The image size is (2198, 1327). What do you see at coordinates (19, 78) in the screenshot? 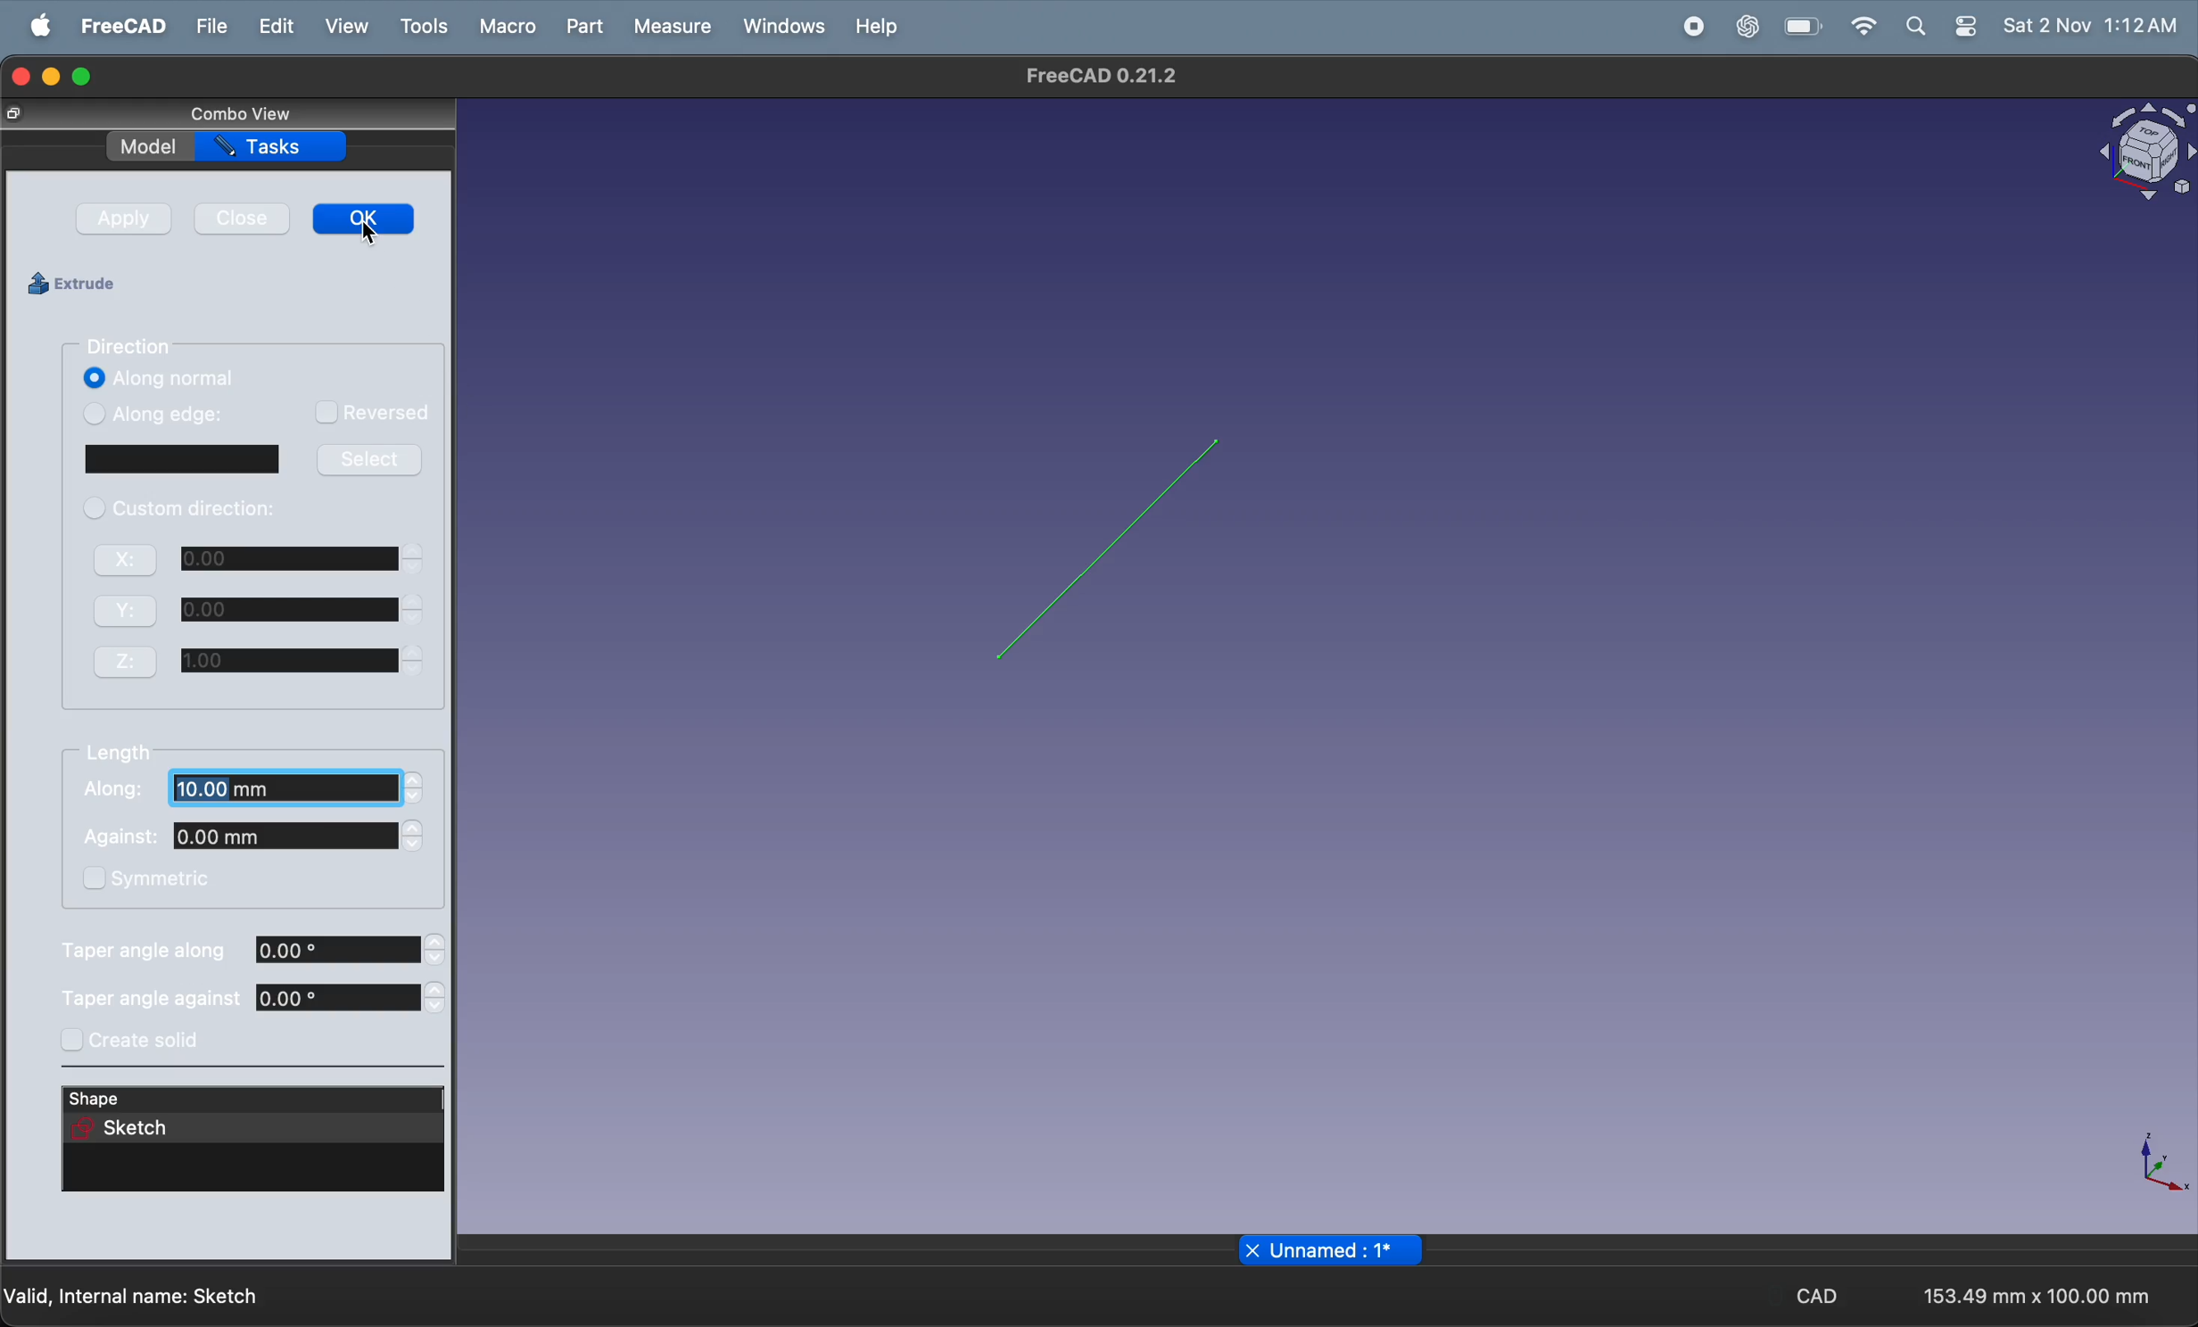
I see `closing window` at bounding box center [19, 78].